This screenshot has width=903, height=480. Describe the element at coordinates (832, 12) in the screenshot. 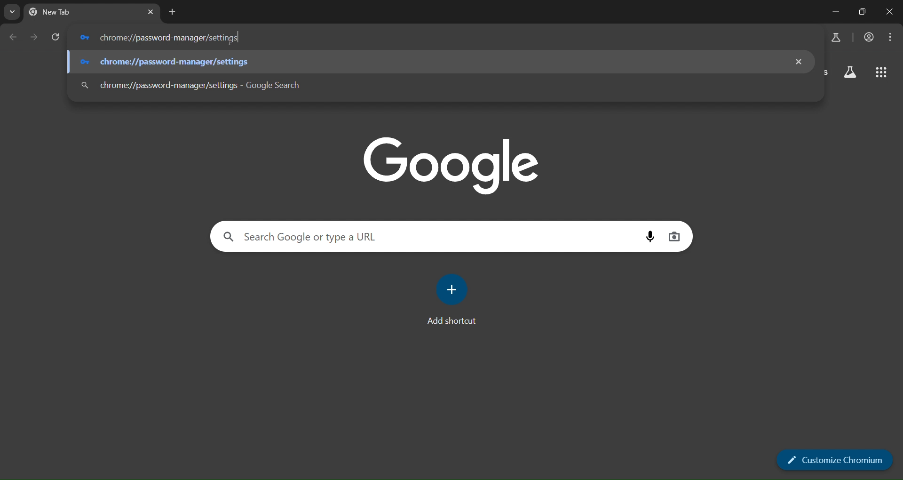

I see `minimize` at that location.